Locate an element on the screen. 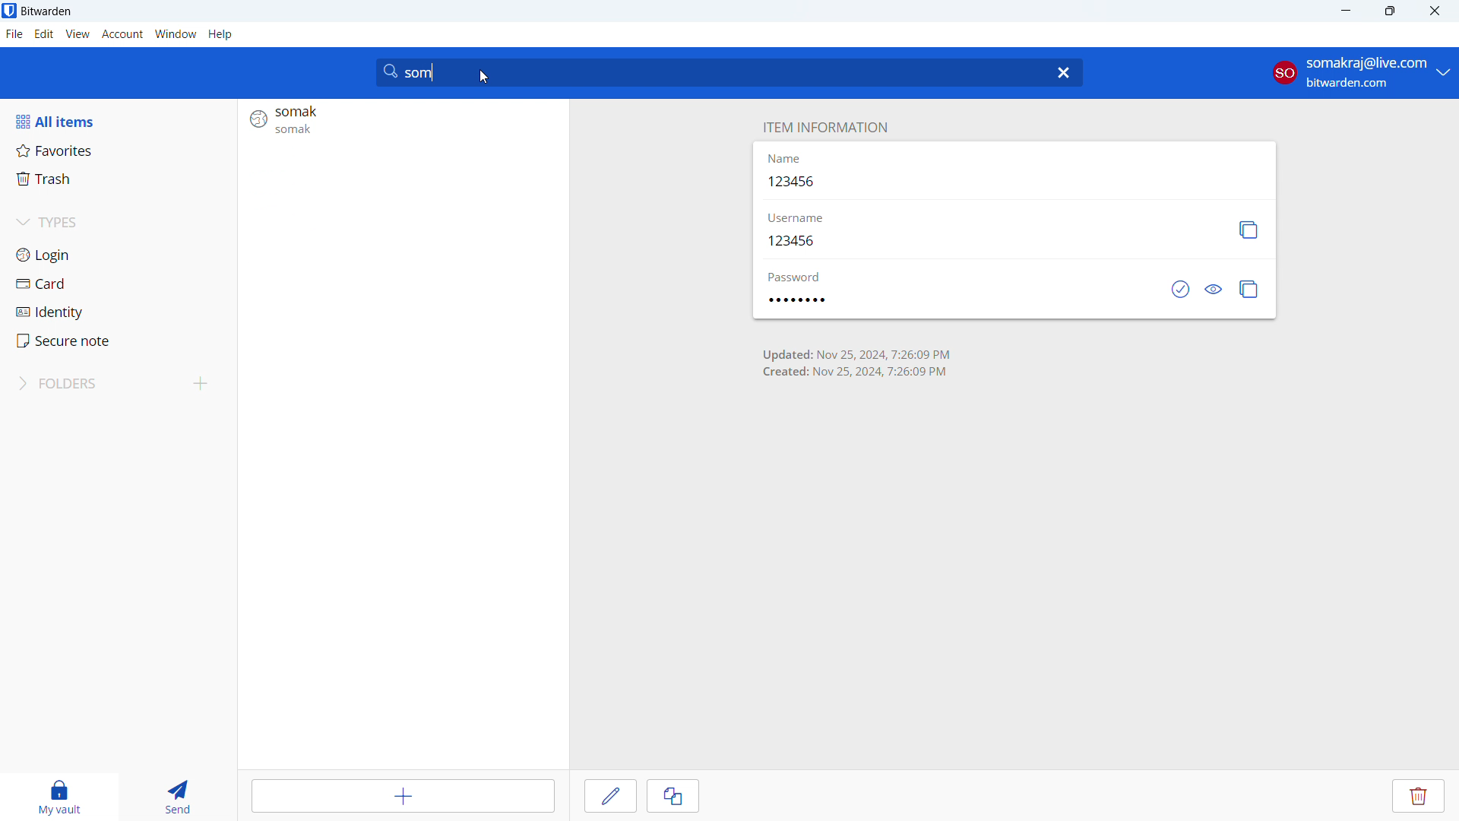  search result is located at coordinates (403, 119).